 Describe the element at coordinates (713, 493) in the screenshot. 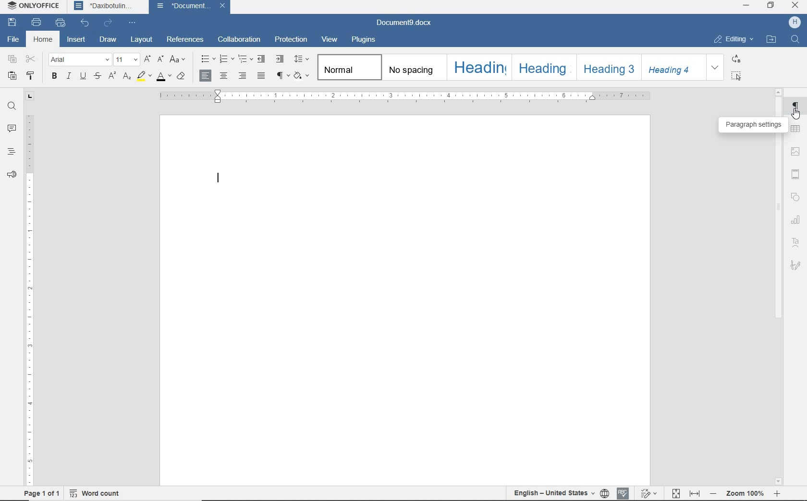

I see `zoom out or zoom in` at that location.